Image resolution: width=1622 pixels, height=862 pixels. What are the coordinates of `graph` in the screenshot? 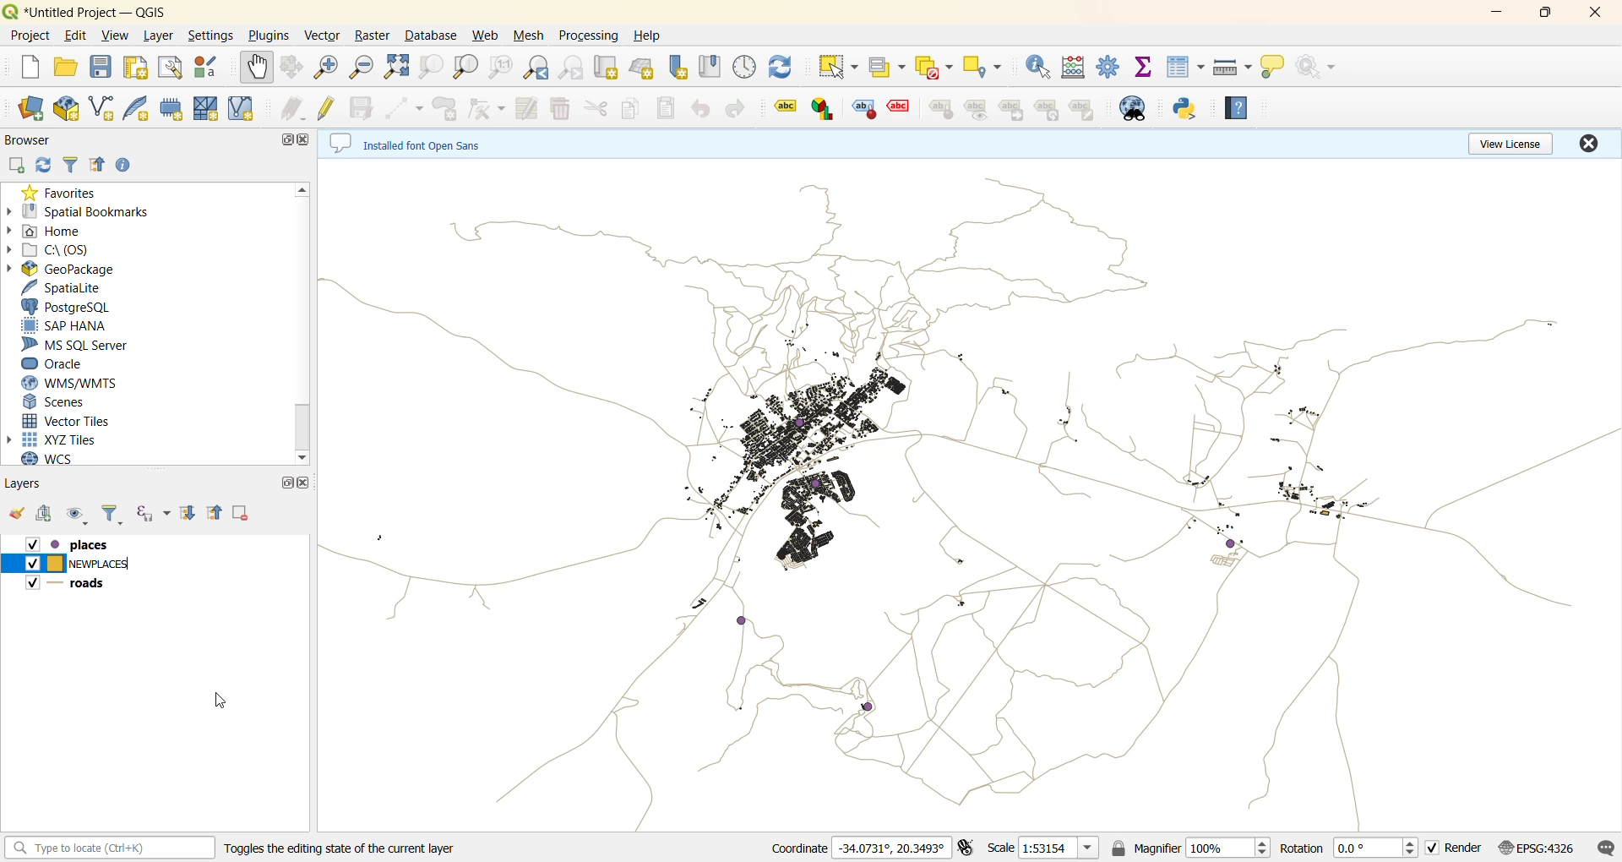 It's located at (823, 108).